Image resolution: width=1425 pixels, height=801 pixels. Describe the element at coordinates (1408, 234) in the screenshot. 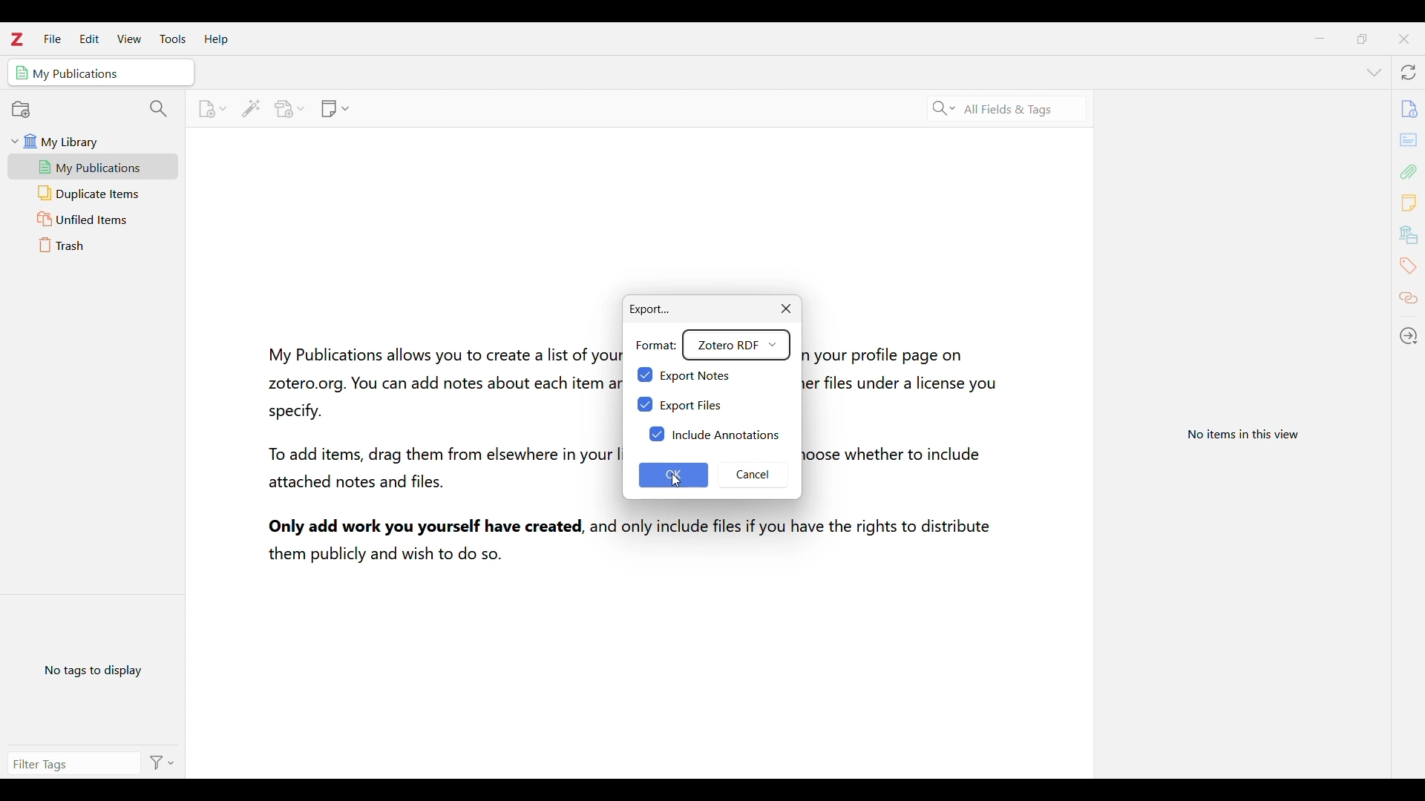

I see `Libraries and collections` at that location.